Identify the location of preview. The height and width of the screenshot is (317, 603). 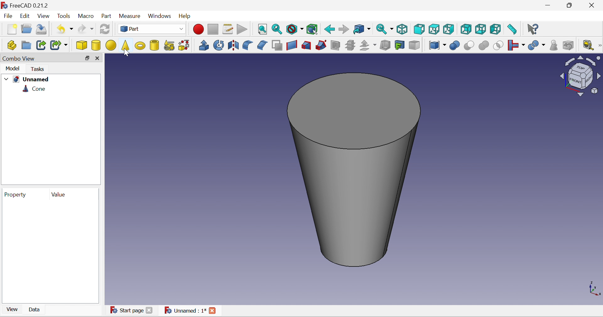
(50, 253).